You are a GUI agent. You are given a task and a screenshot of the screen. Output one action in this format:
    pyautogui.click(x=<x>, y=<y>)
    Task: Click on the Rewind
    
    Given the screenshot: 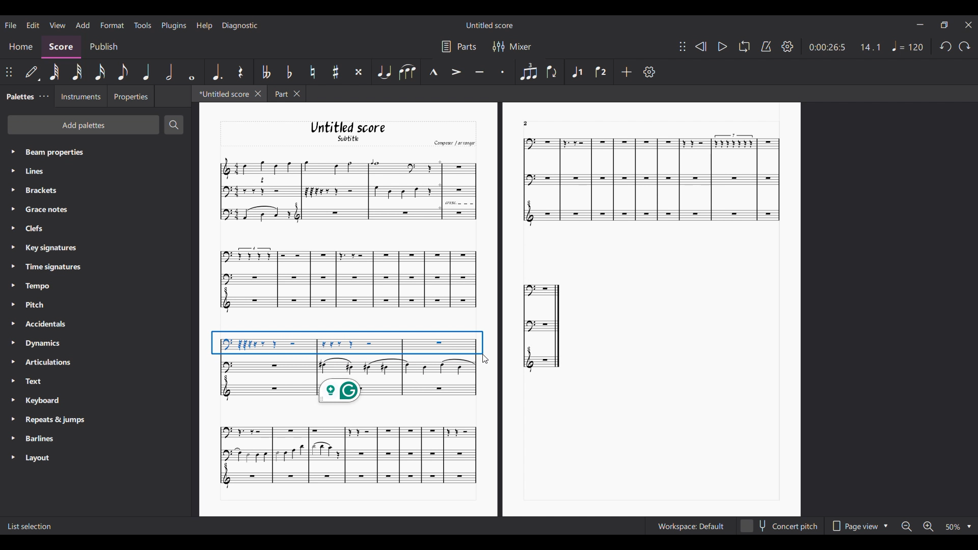 What is the action you would take?
    pyautogui.click(x=700, y=46)
    